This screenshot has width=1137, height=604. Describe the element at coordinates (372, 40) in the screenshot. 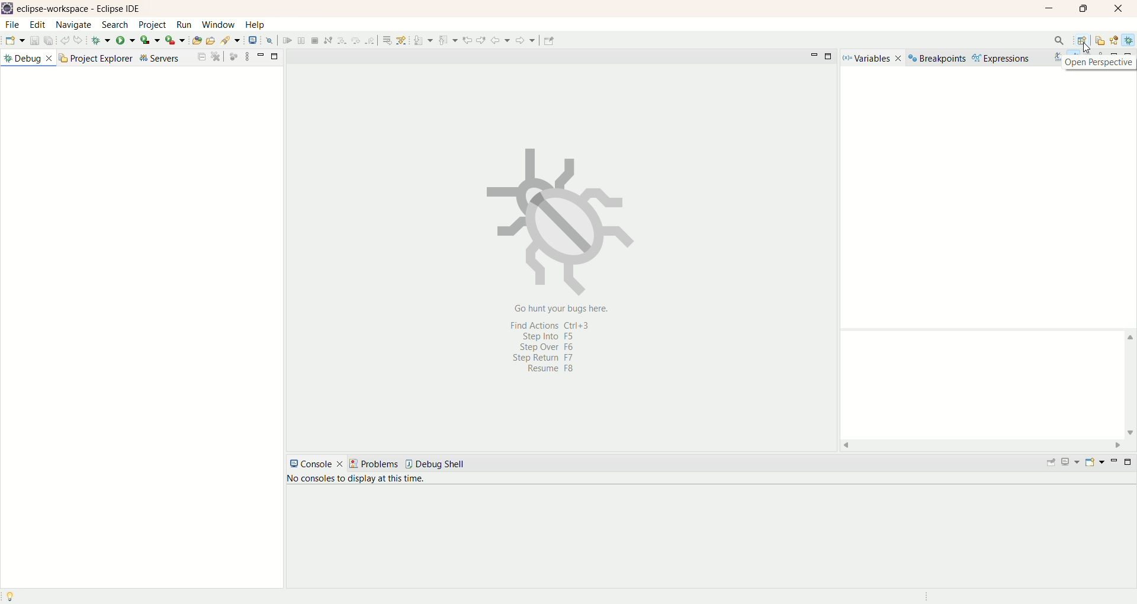

I see `resume` at that location.